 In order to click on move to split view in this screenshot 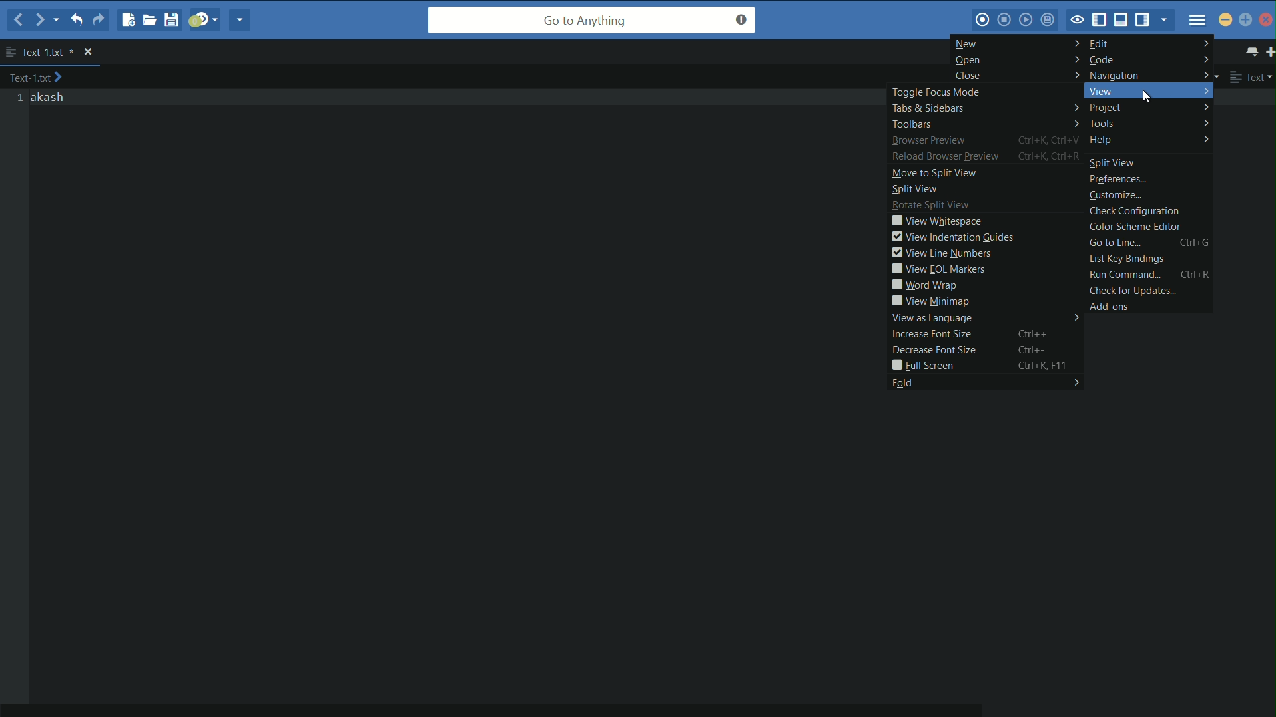, I will do `click(987, 172)`.